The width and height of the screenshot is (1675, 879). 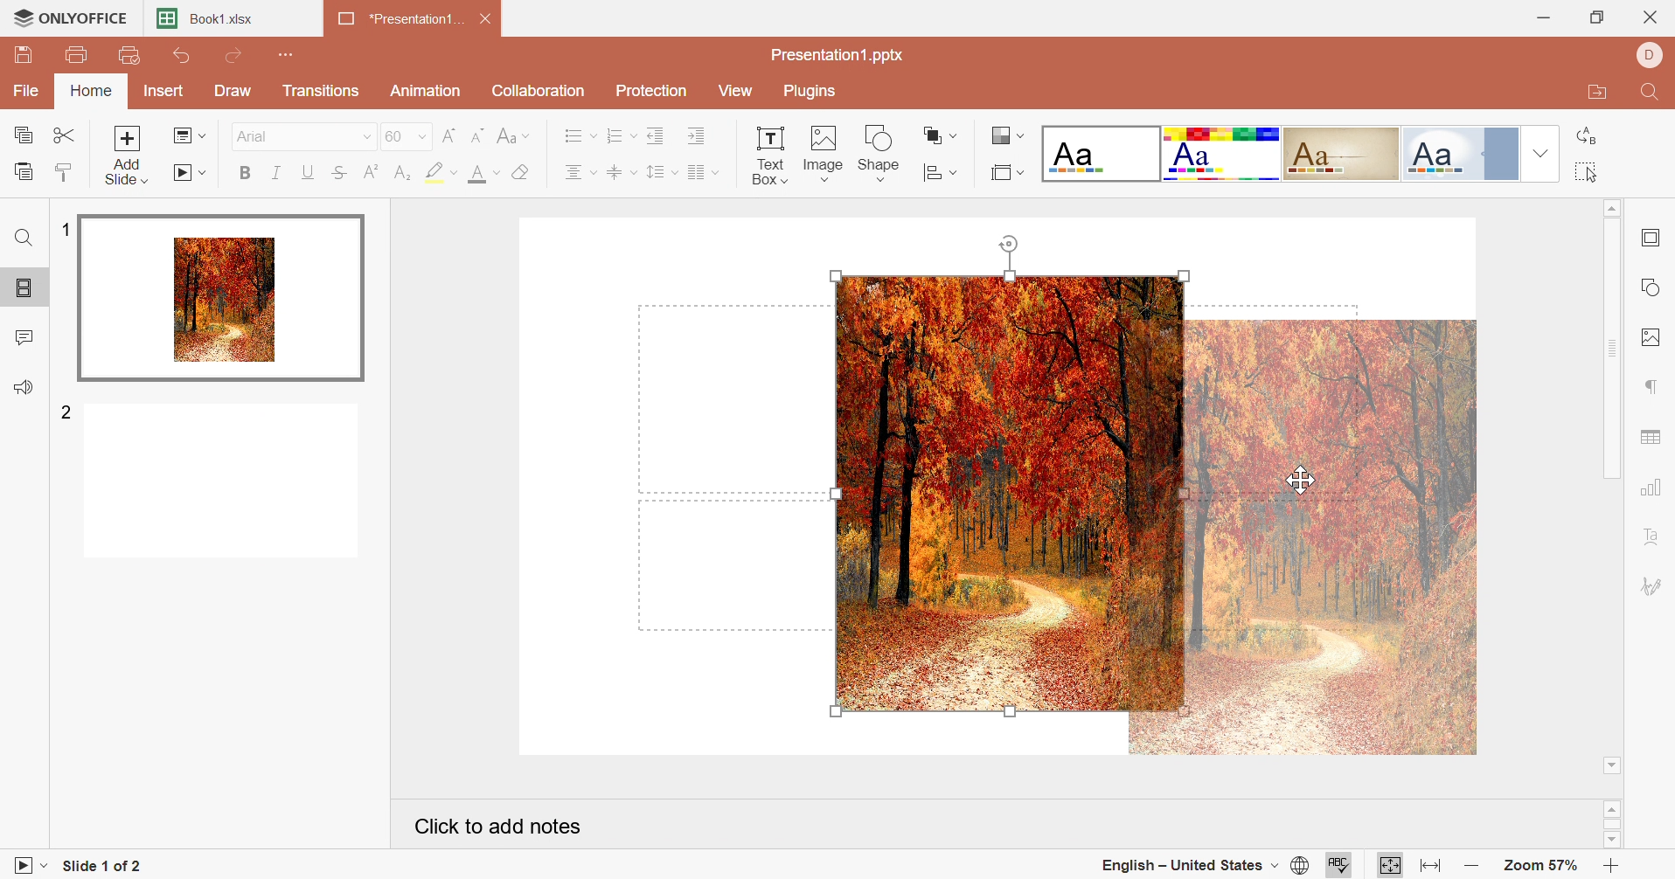 What do you see at coordinates (20, 52) in the screenshot?
I see `Save` at bounding box center [20, 52].